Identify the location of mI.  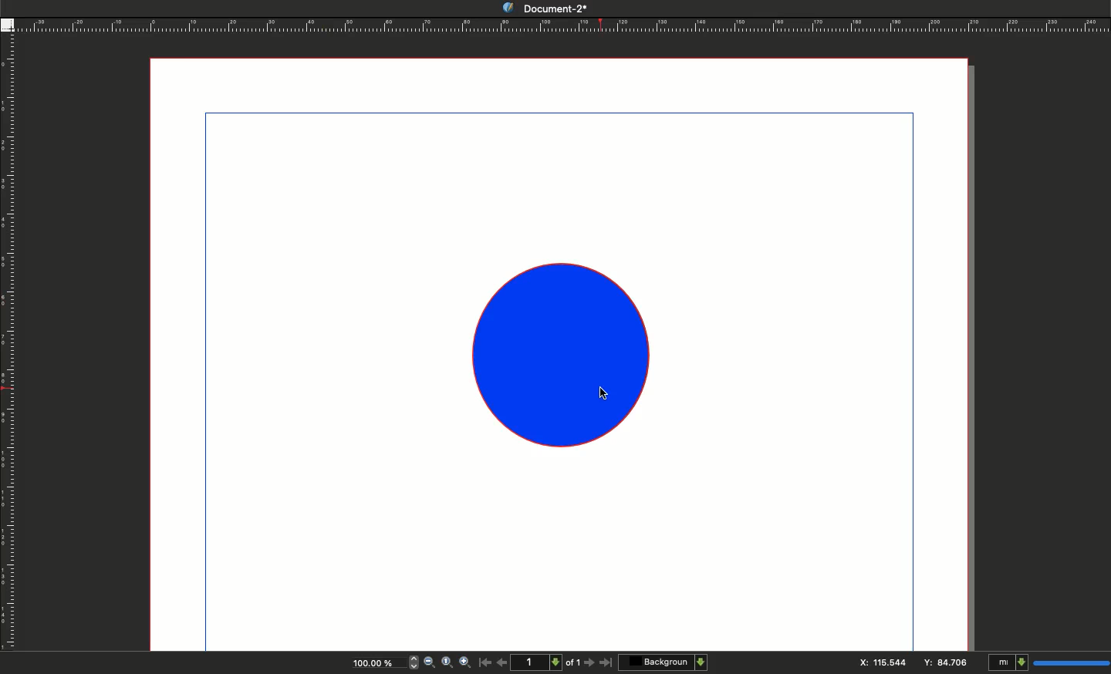
(1046, 663).